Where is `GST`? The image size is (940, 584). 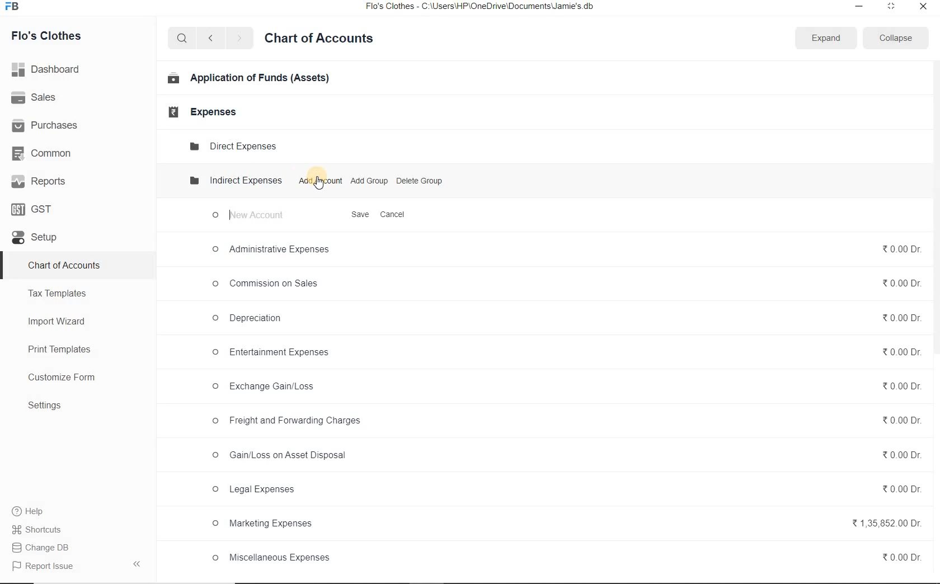
GST is located at coordinates (33, 209).